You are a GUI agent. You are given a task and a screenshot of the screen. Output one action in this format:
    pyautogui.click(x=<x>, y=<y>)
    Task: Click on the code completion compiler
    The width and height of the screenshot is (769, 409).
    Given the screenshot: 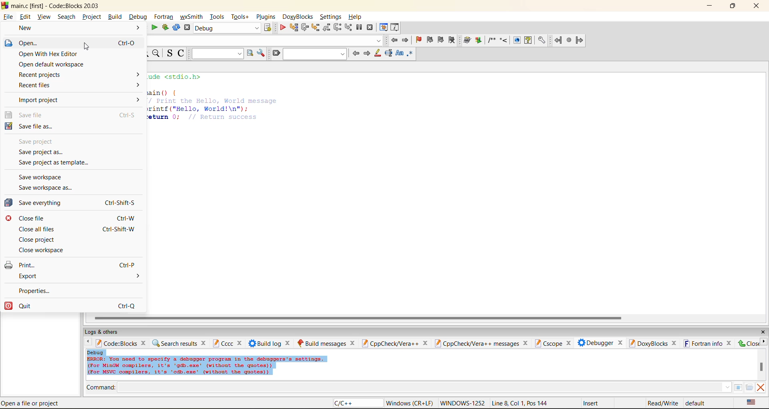 What is the action you would take?
    pyautogui.click(x=264, y=40)
    